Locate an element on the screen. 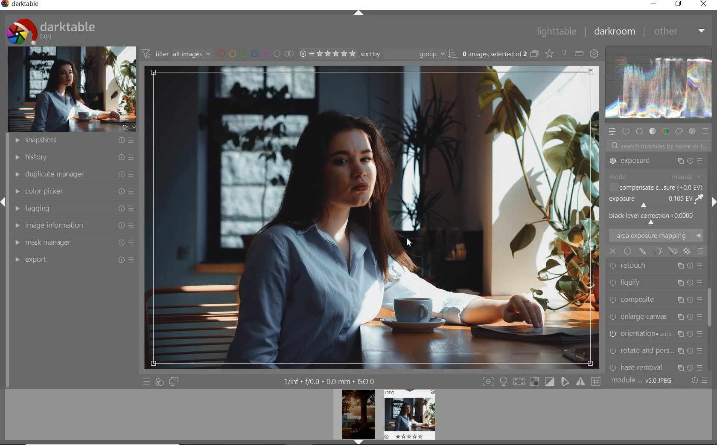  MODULE ORDER is located at coordinates (642, 381).